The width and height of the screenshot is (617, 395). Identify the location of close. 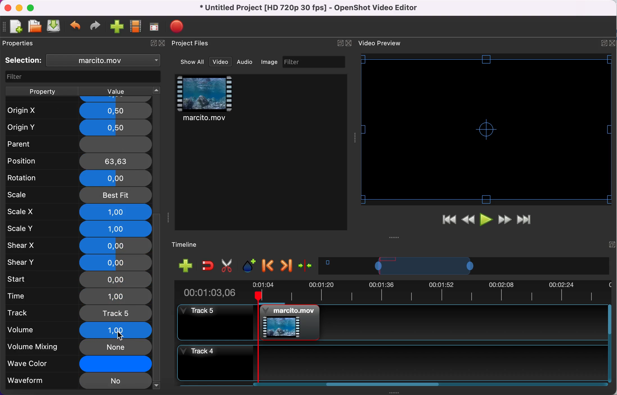
(8, 8).